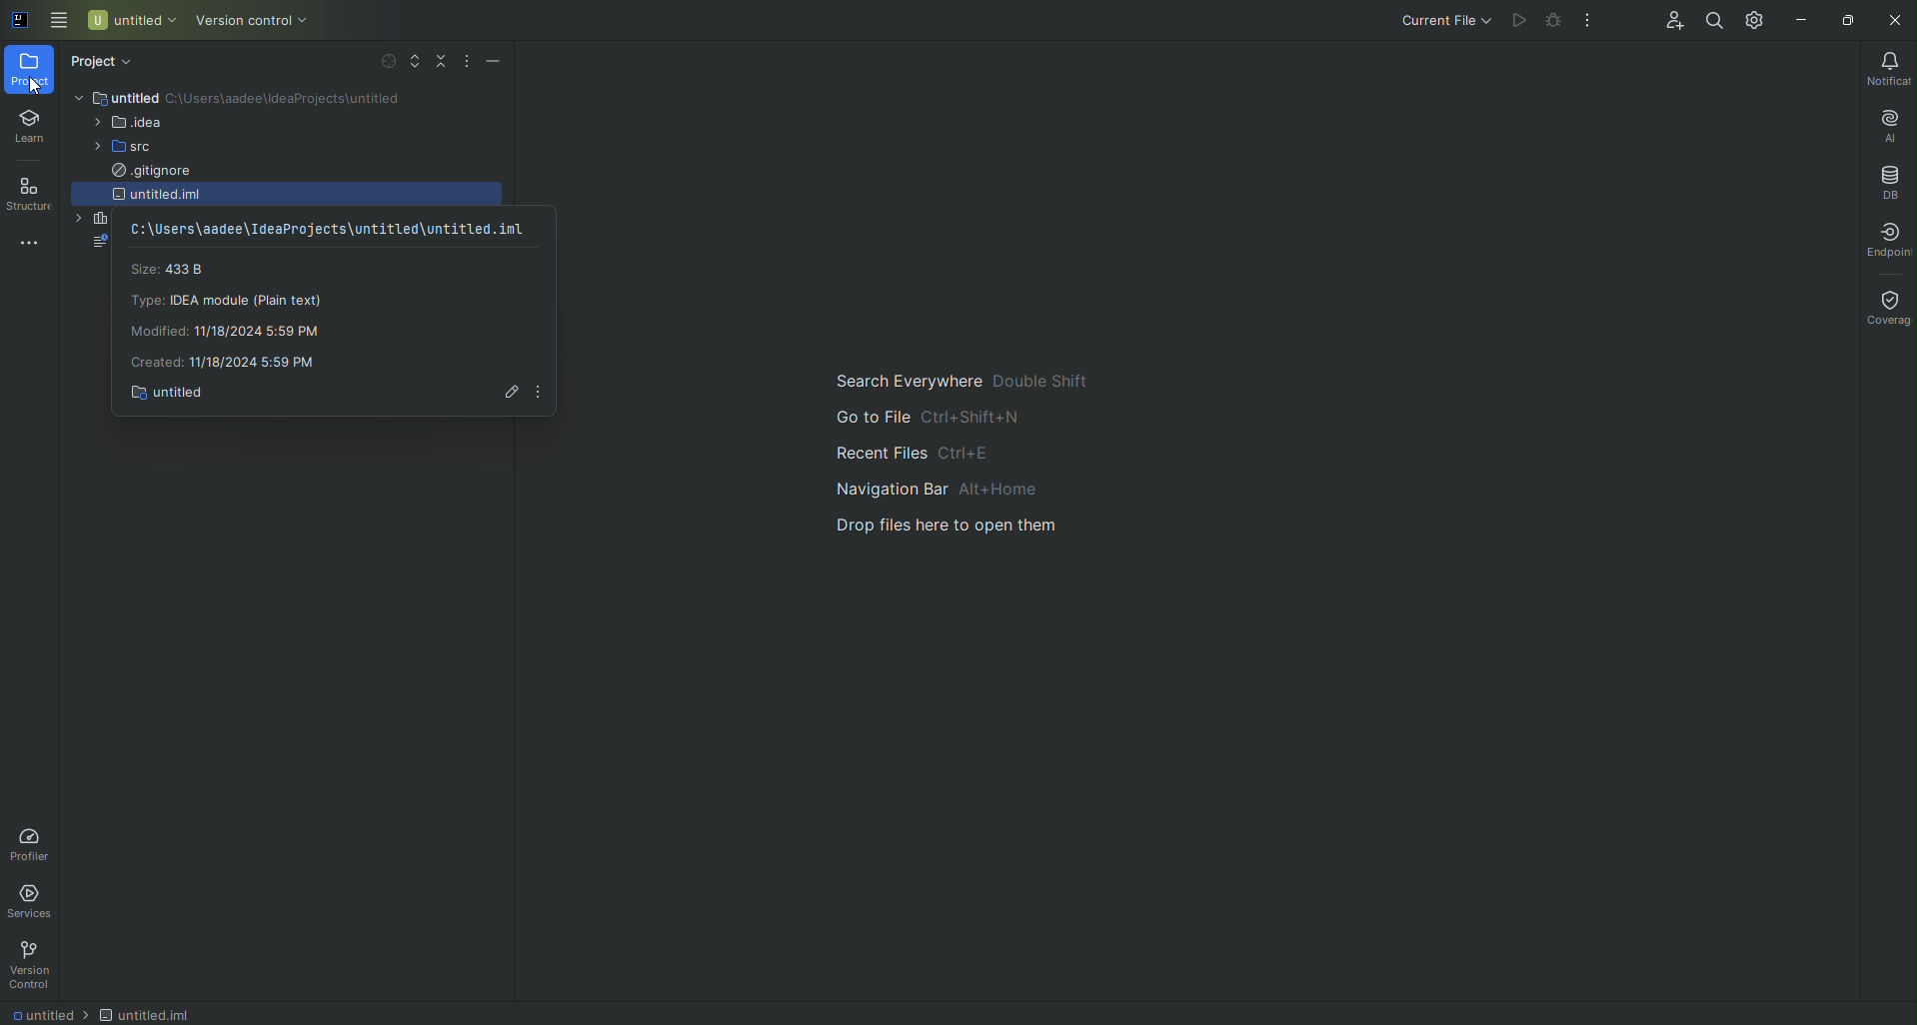 This screenshot has height=1025, width=1917. I want to click on Services, so click(33, 902).